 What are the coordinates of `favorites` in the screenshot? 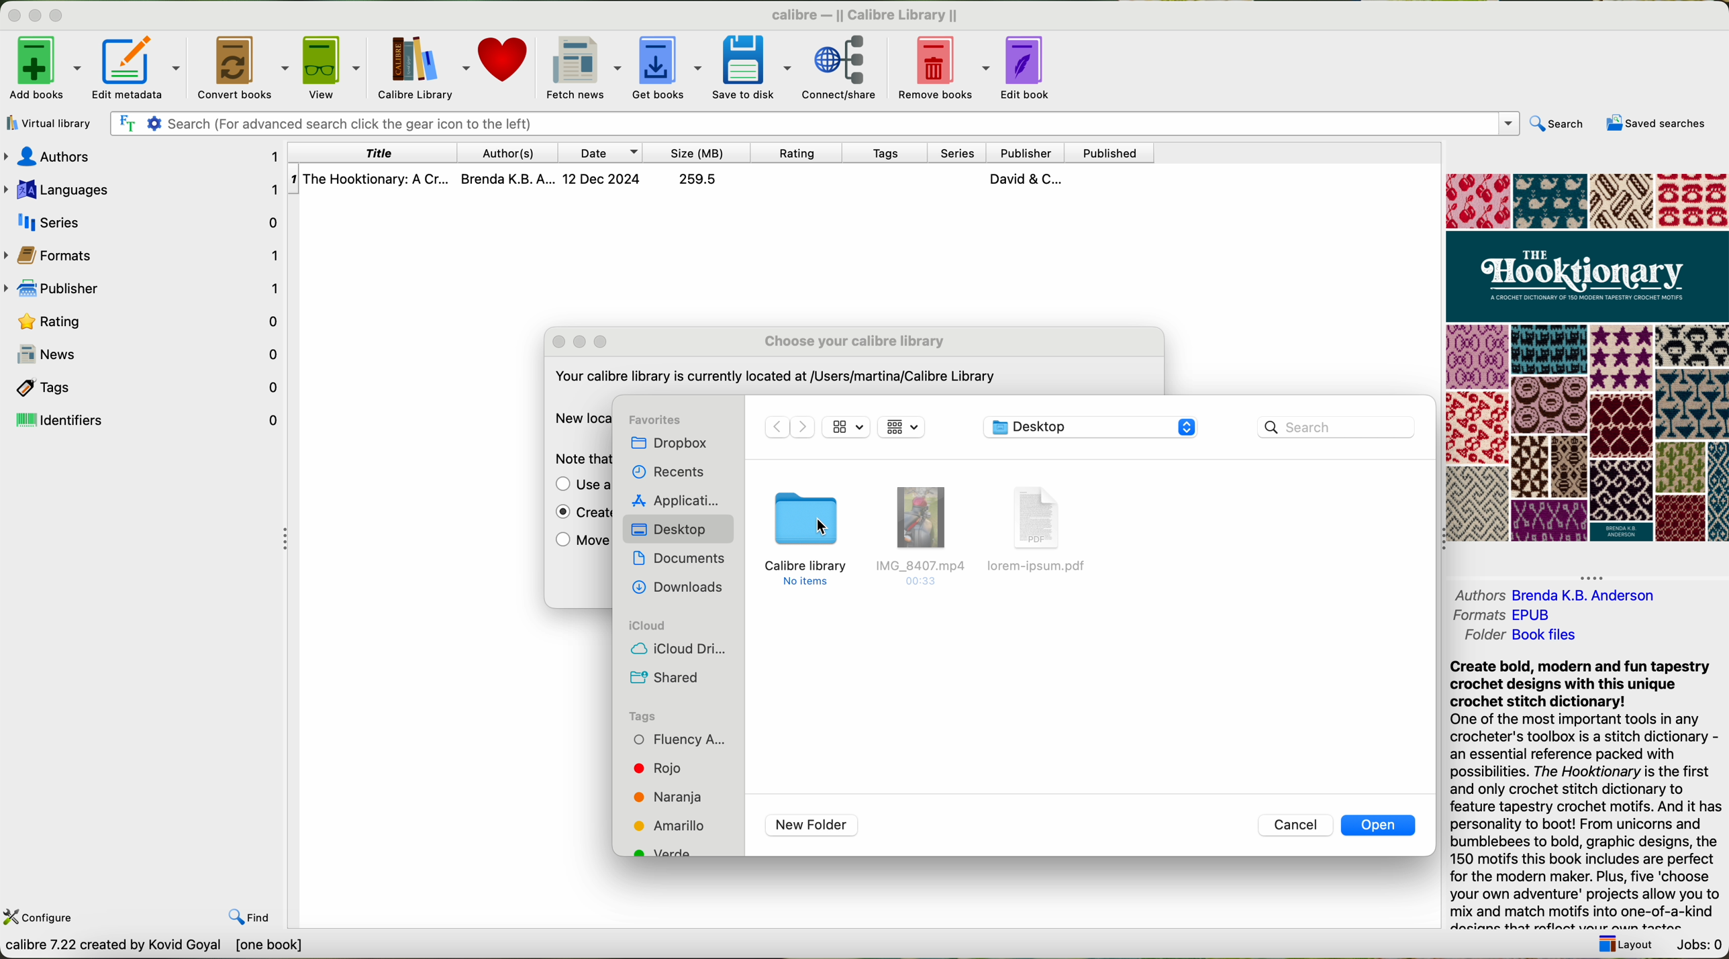 It's located at (654, 419).